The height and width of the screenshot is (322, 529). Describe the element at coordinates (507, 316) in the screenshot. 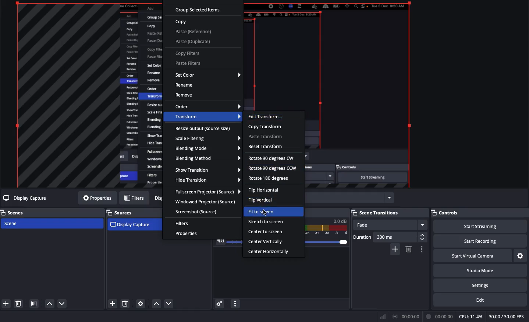

I see `FPS` at that location.